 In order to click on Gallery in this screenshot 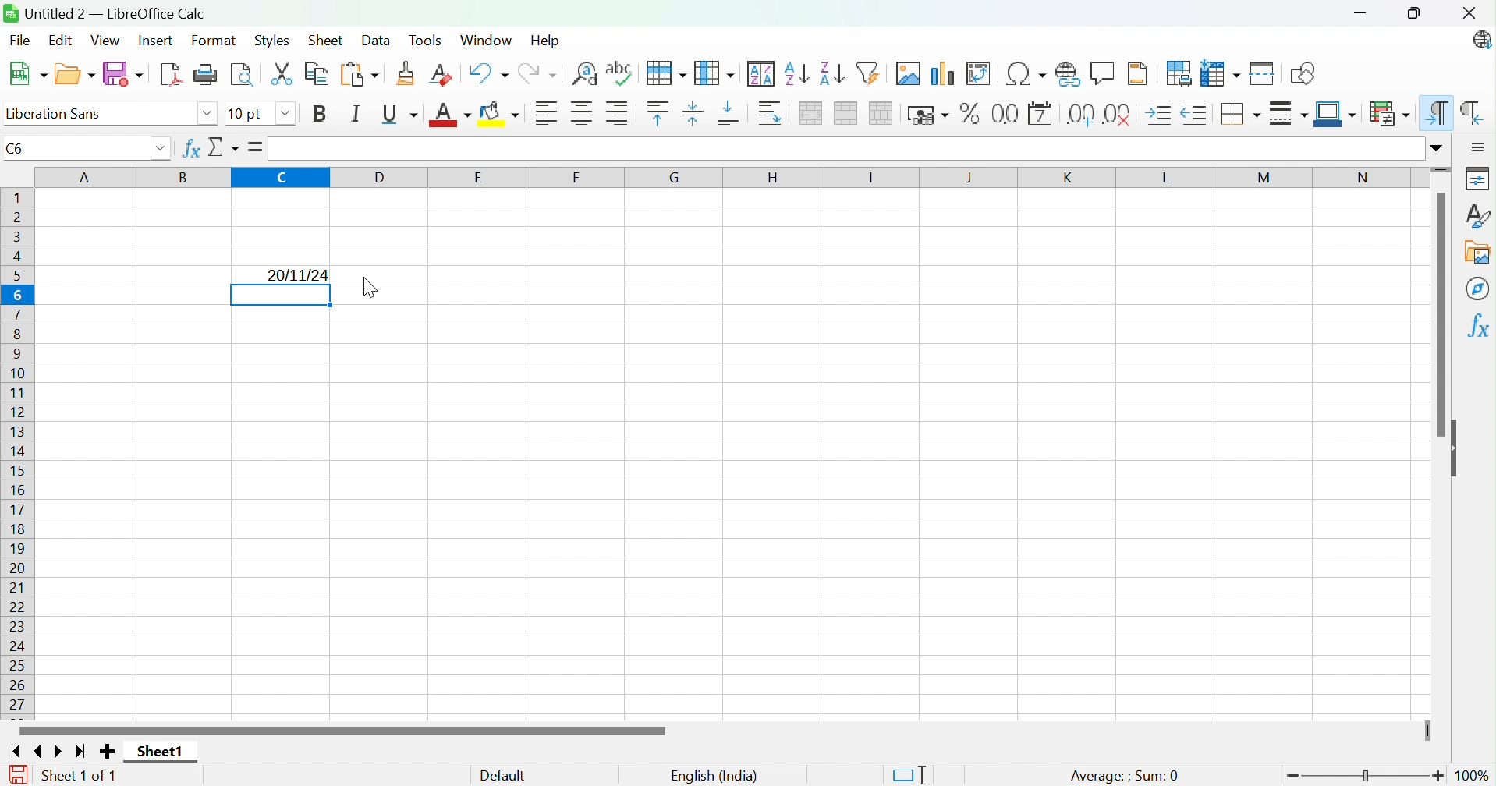, I will do `click(1480, 253)`.